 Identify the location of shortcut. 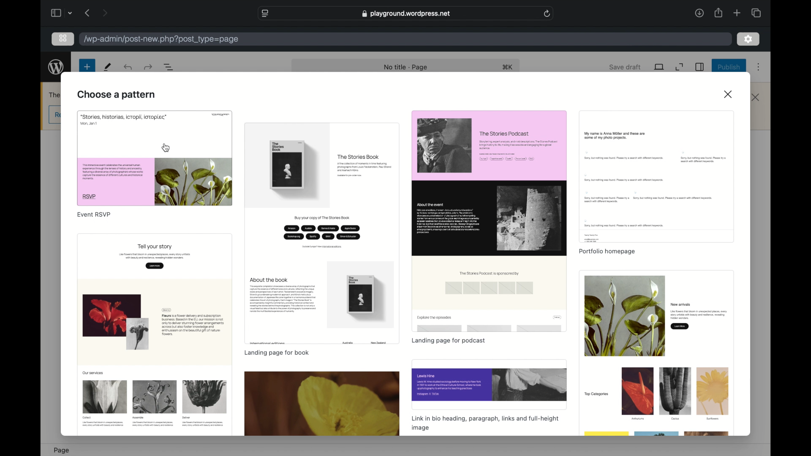
(509, 67).